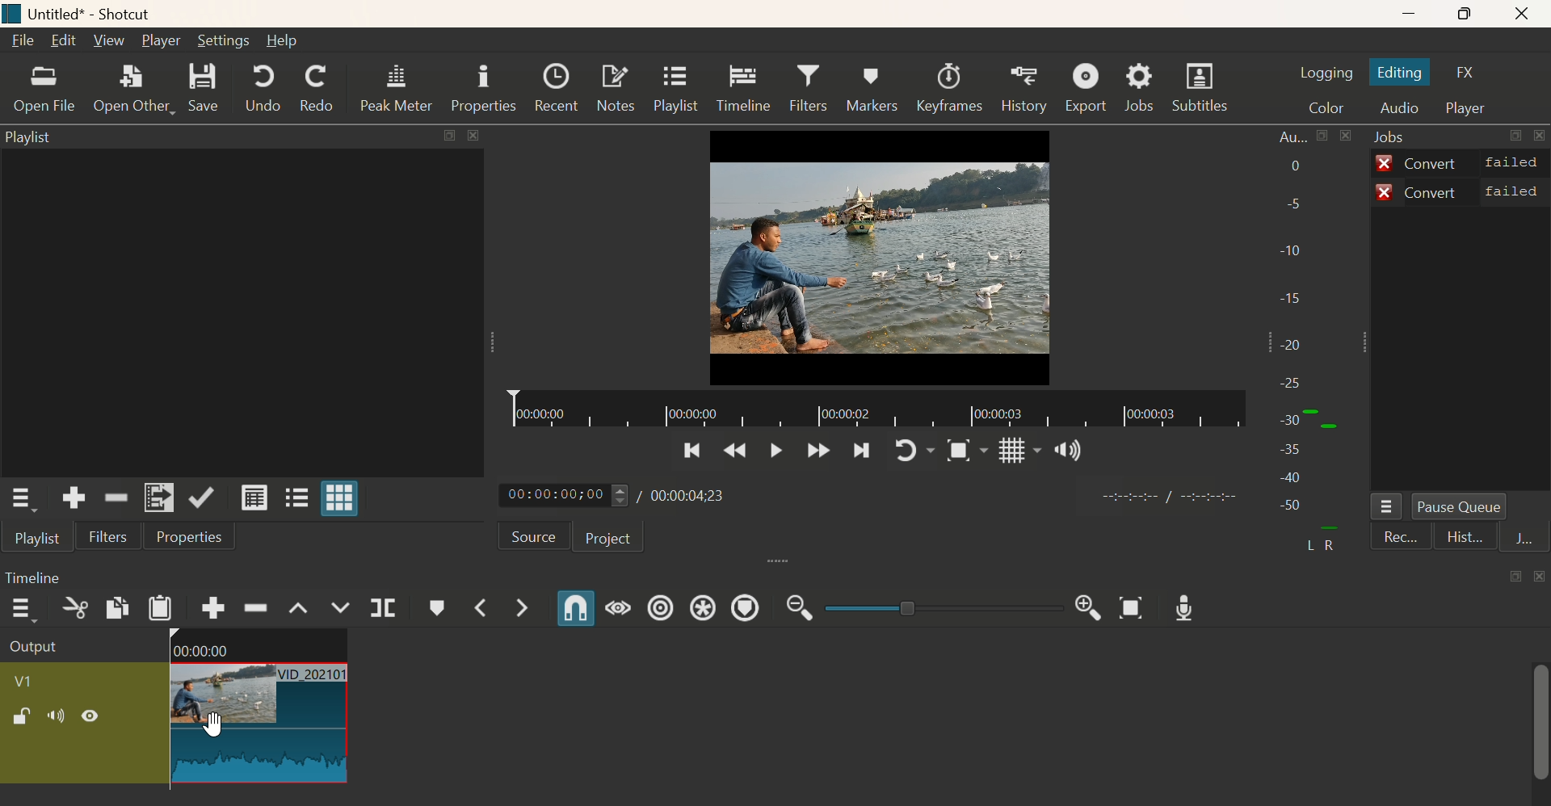  I want to click on Snap, so click(570, 611).